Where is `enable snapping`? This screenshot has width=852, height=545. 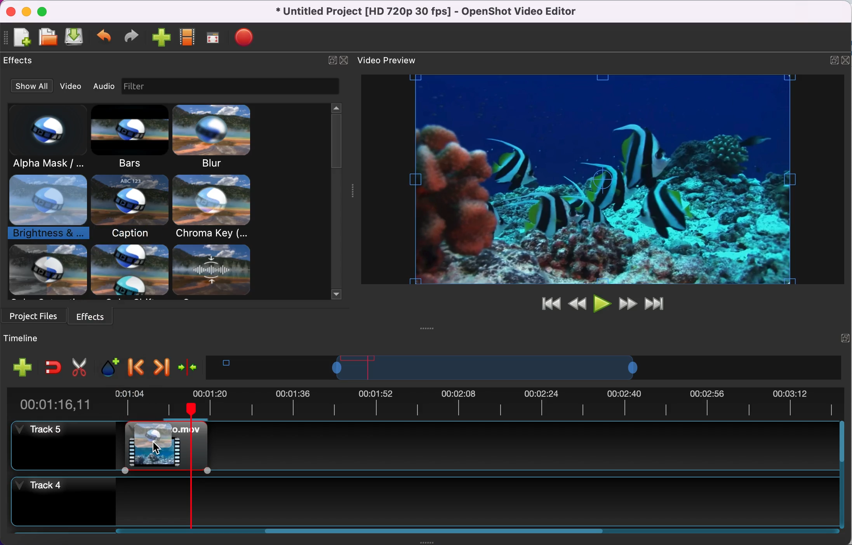
enable snapping is located at coordinates (53, 366).